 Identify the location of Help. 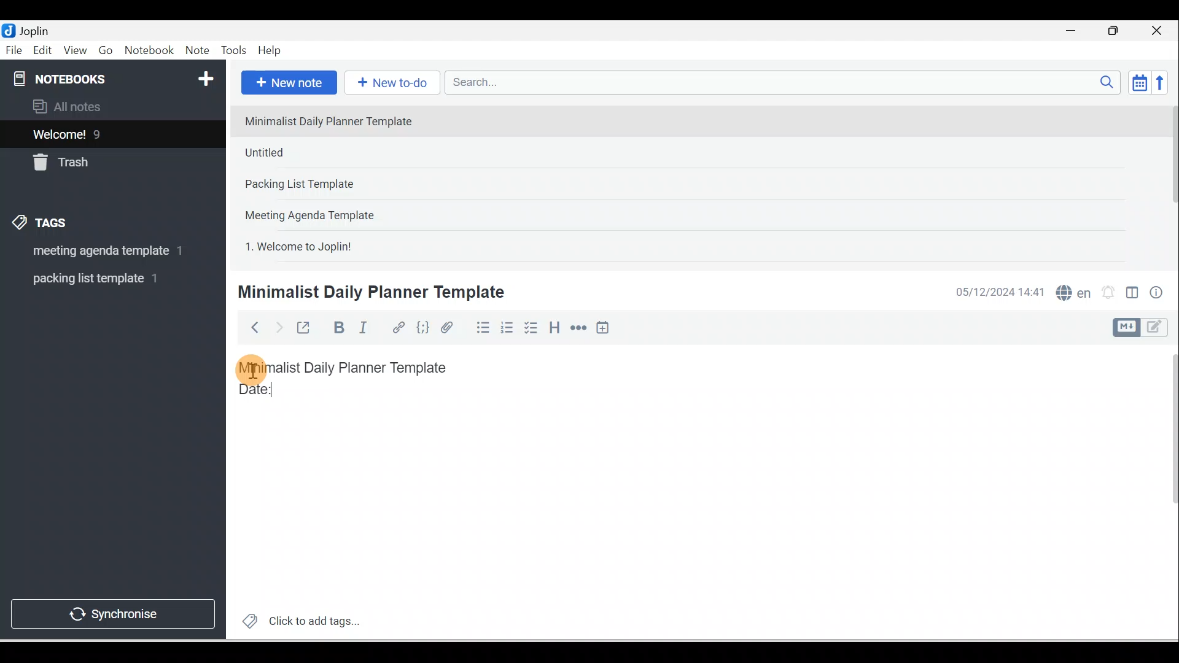
(270, 51).